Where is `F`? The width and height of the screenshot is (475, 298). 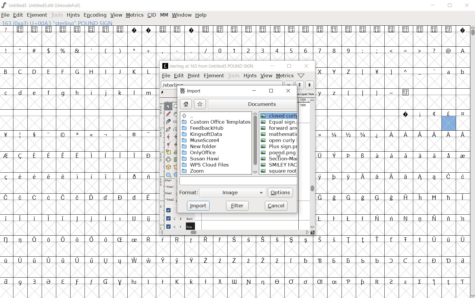
F is located at coordinates (62, 72).